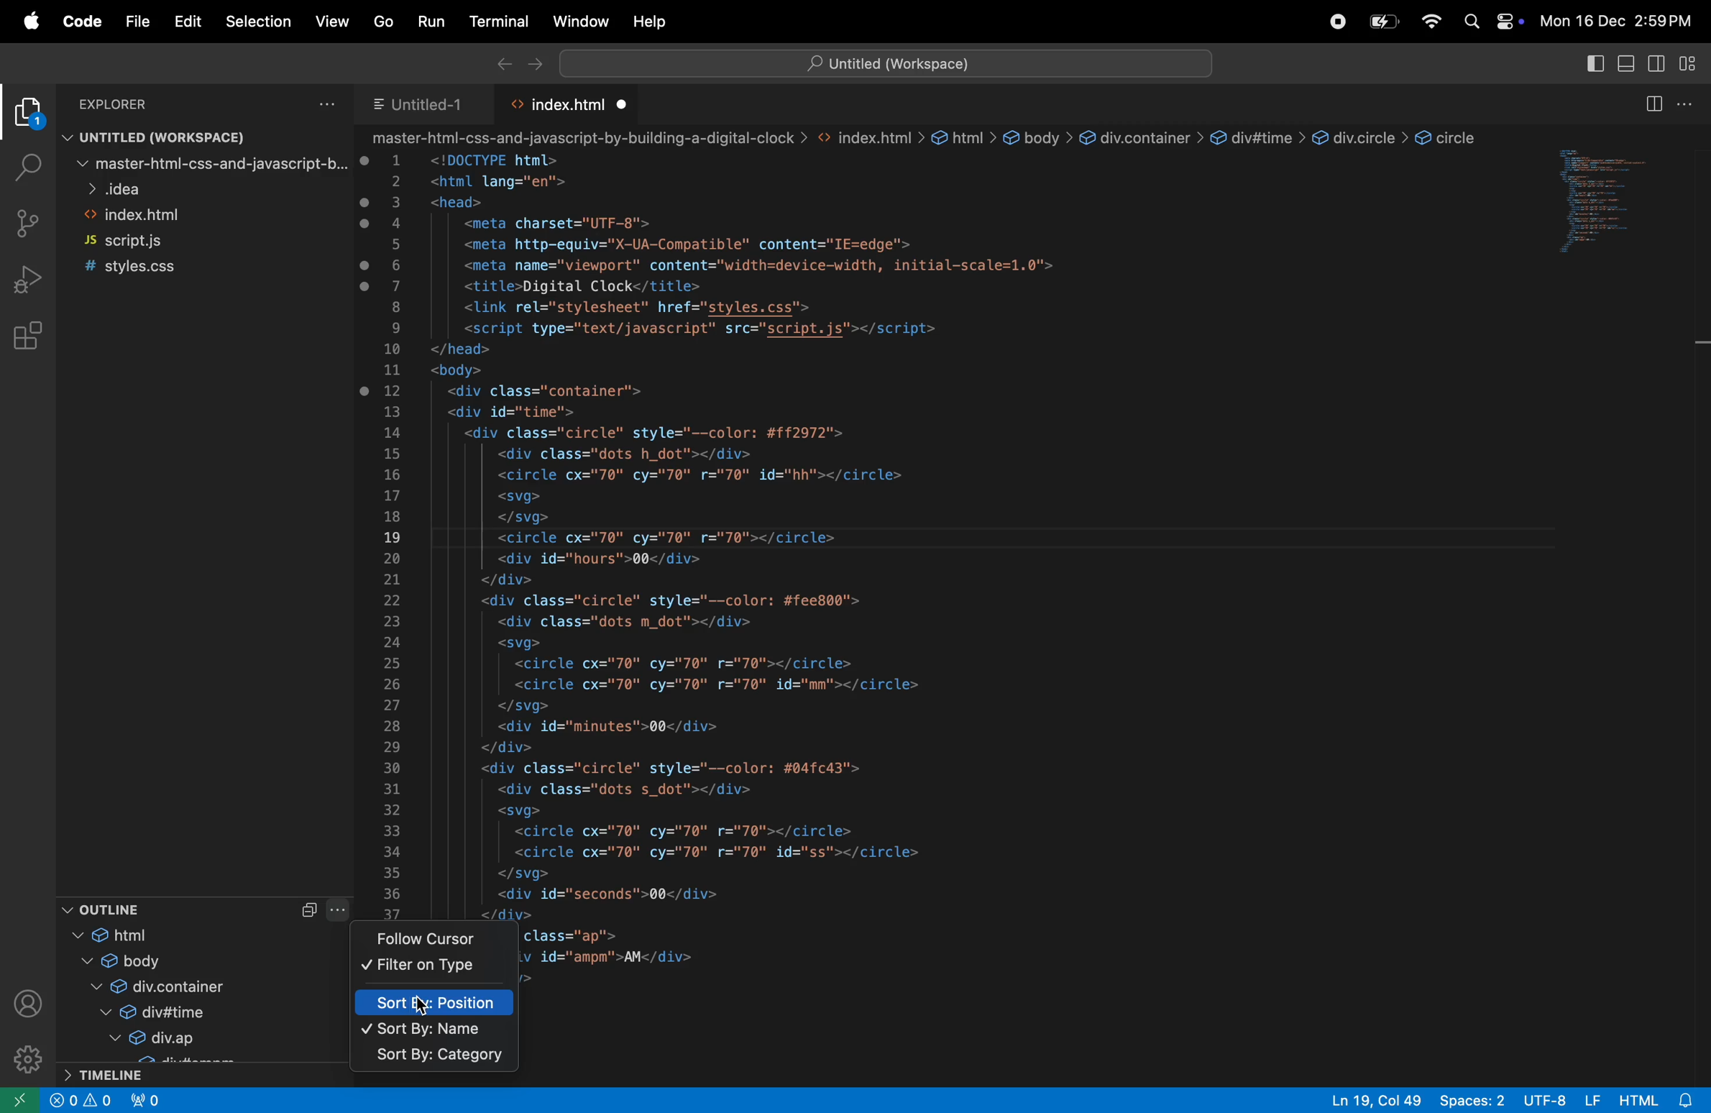 The height and width of the screenshot is (1113, 1711). What do you see at coordinates (1651, 105) in the screenshot?
I see `split editor` at bounding box center [1651, 105].